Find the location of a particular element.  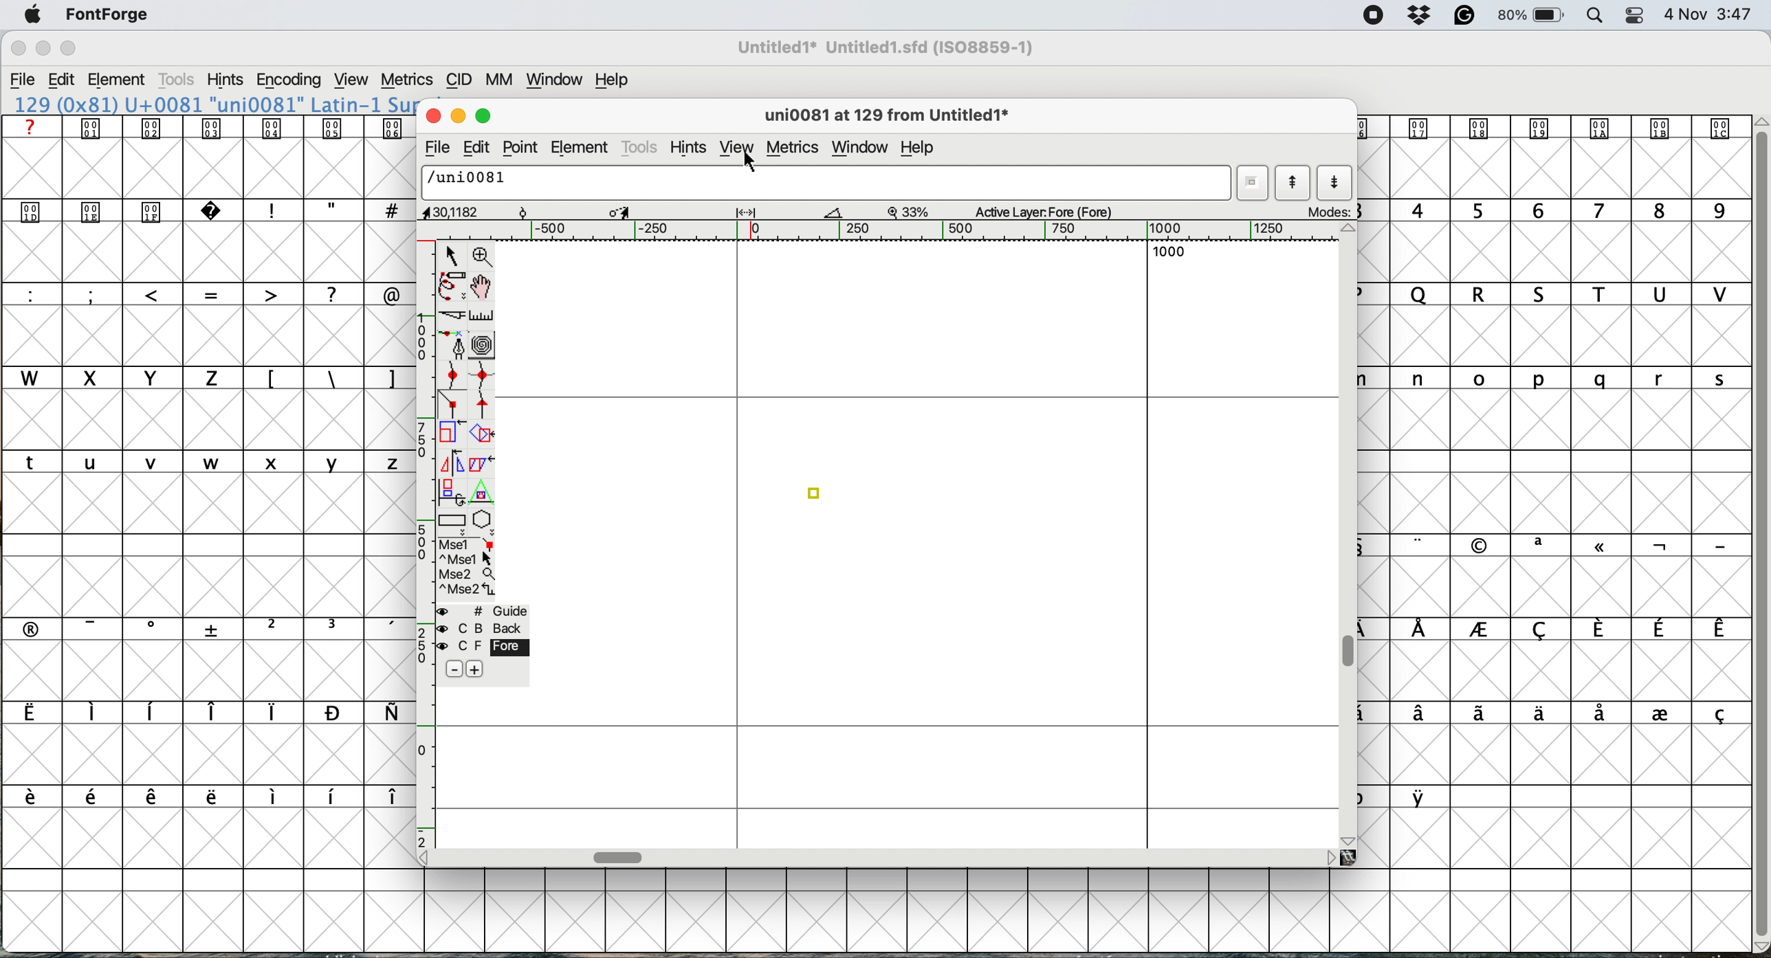

Window is located at coordinates (555, 81).